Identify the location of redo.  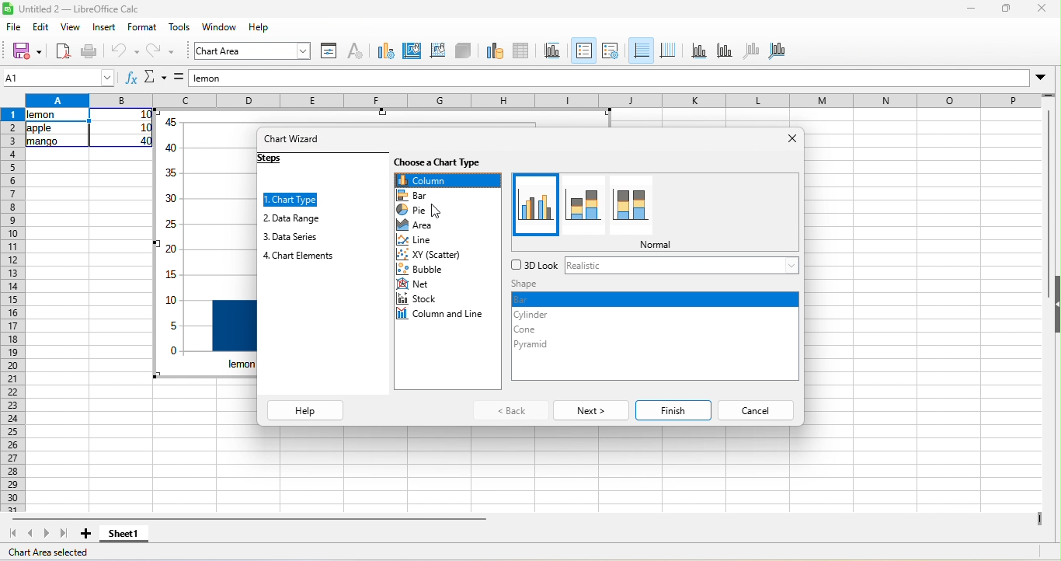
(158, 52).